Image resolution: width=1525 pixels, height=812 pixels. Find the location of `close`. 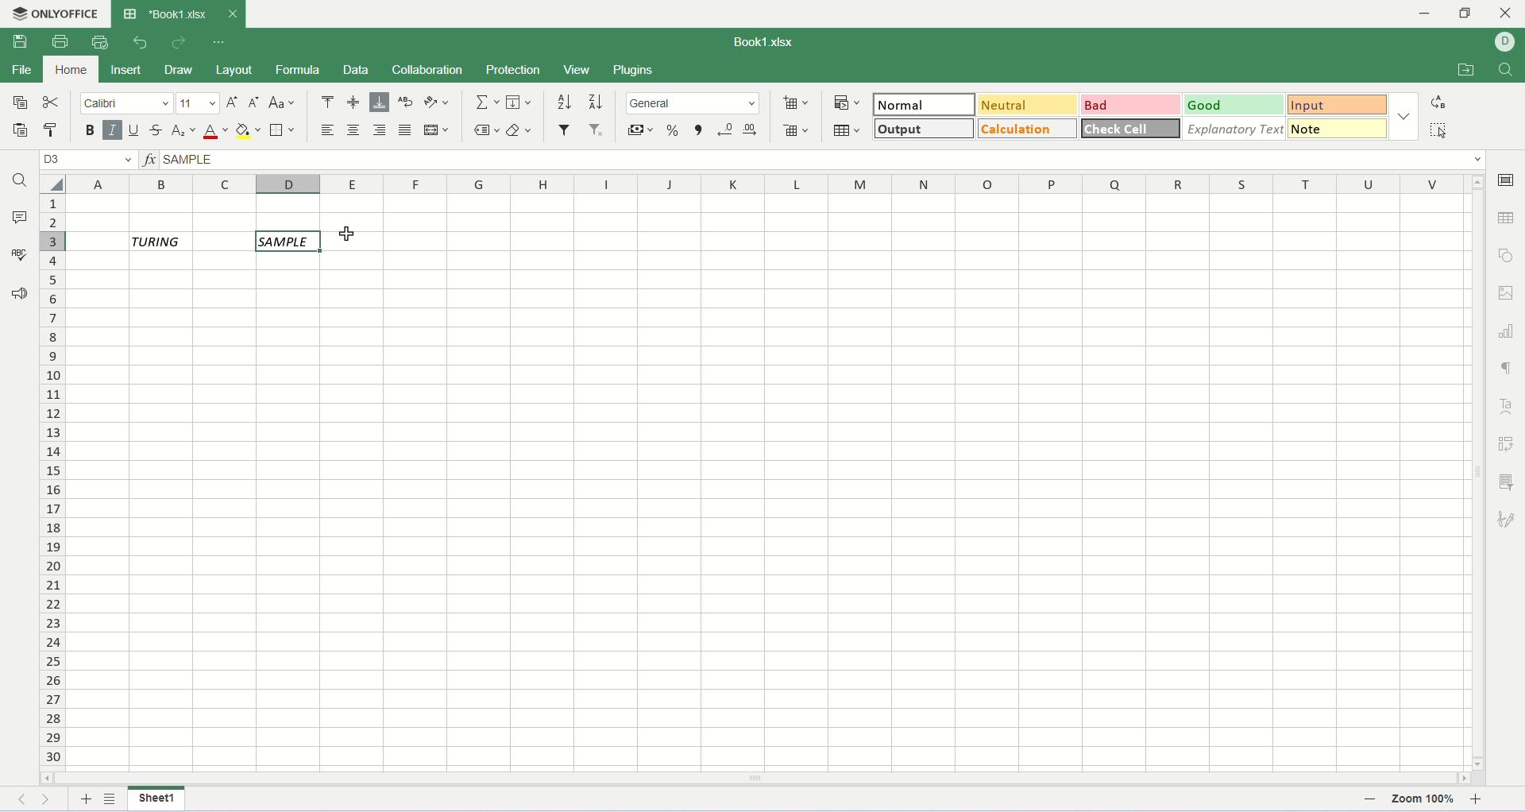

close is located at coordinates (1507, 16).